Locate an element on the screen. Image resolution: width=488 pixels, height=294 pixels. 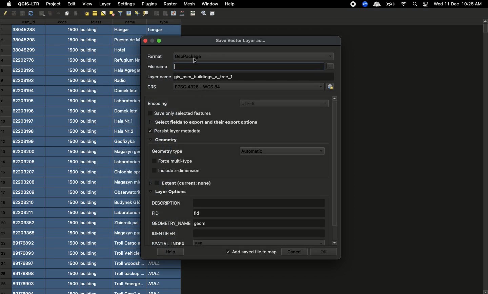
EPSG is located at coordinates (252, 86).